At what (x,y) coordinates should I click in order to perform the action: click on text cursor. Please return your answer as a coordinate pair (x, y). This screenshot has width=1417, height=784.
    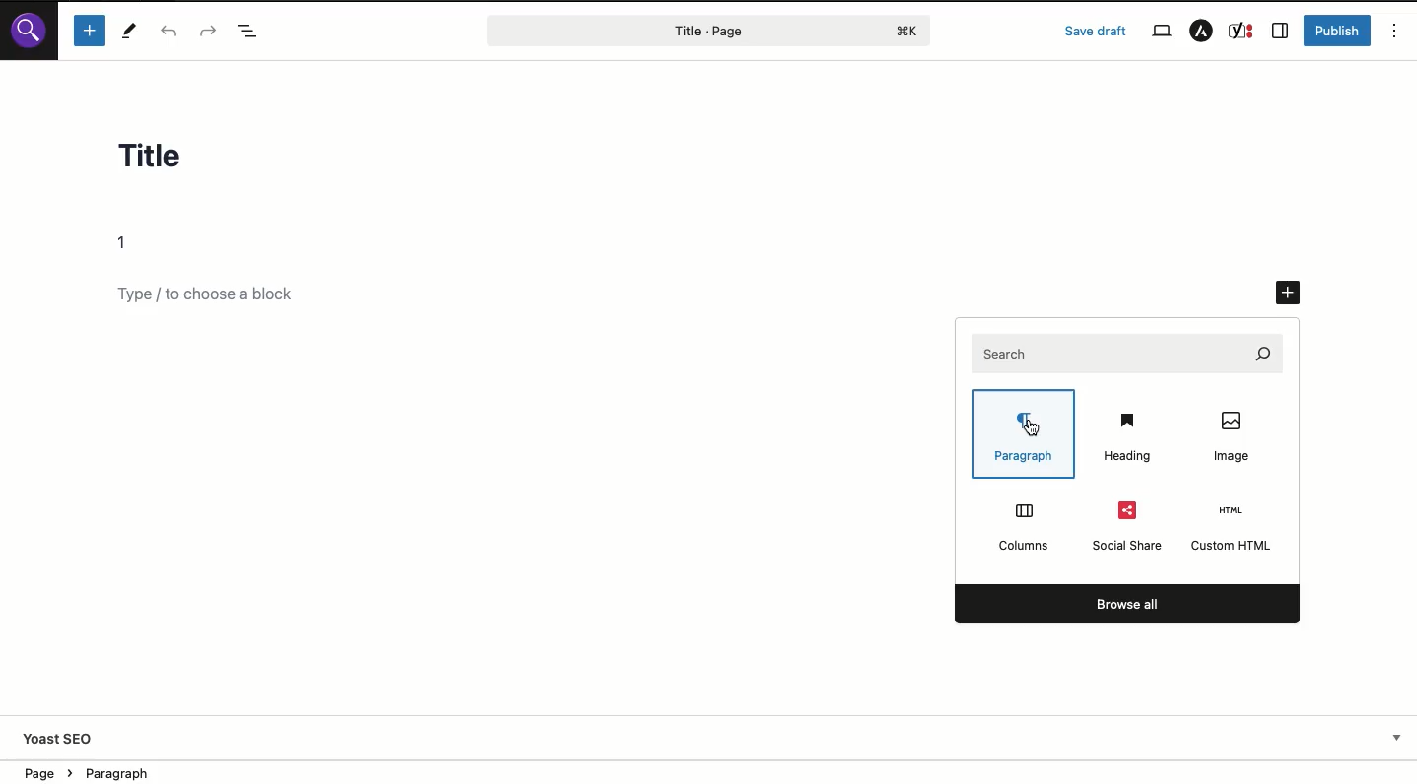
    Looking at the image, I should click on (1031, 427).